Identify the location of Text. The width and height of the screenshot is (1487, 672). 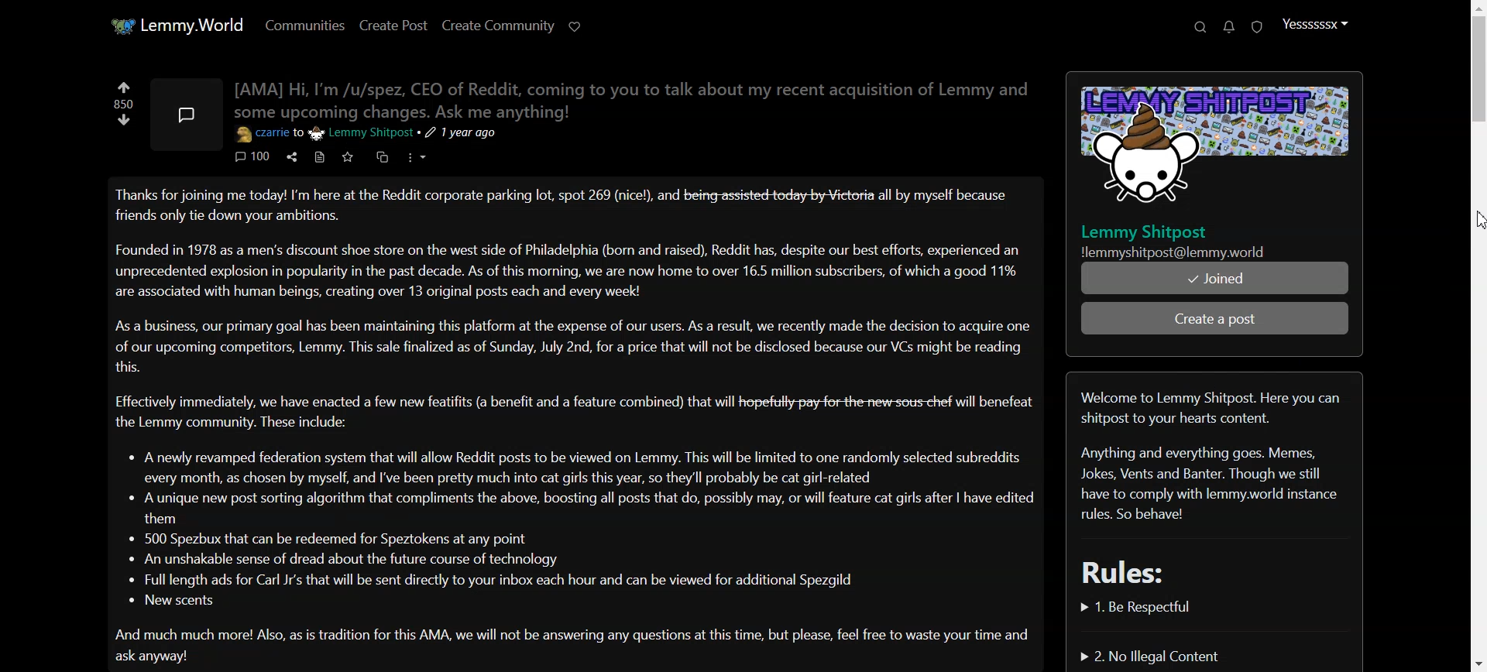
(568, 427).